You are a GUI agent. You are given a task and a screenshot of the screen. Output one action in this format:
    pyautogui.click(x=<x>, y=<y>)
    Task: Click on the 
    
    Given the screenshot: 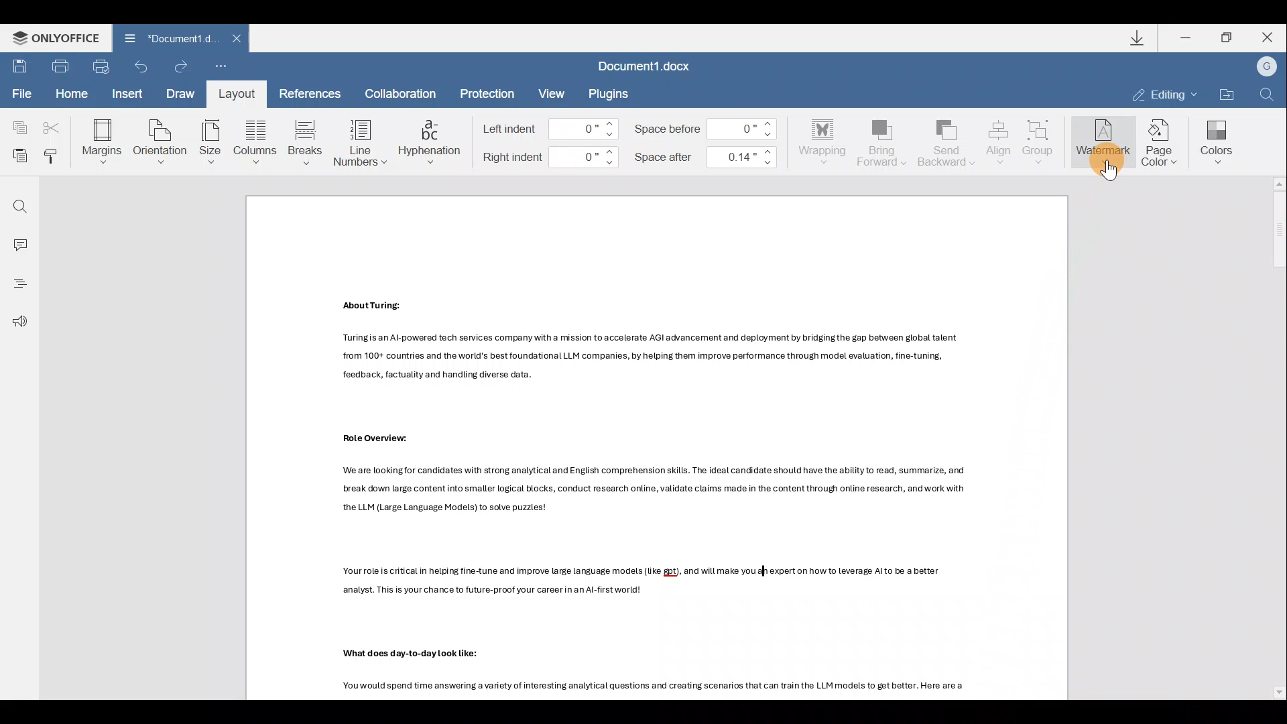 What is the action you would take?
    pyautogui.click(x=655, y=688)
    